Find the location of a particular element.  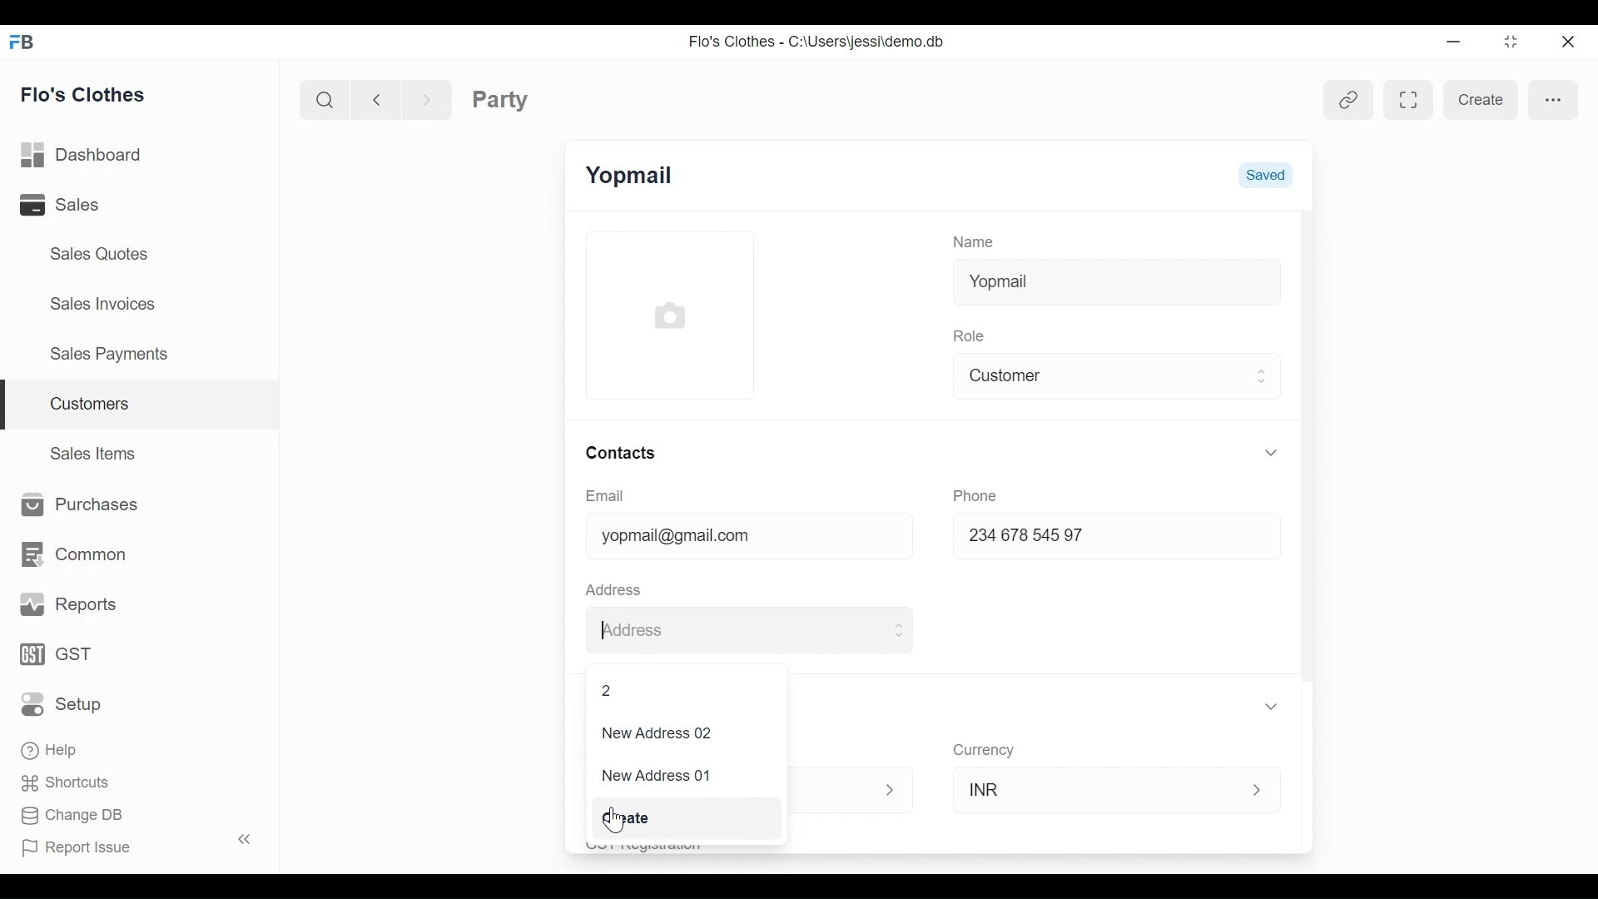

New Address 02 is located at coordinates (660, 732).